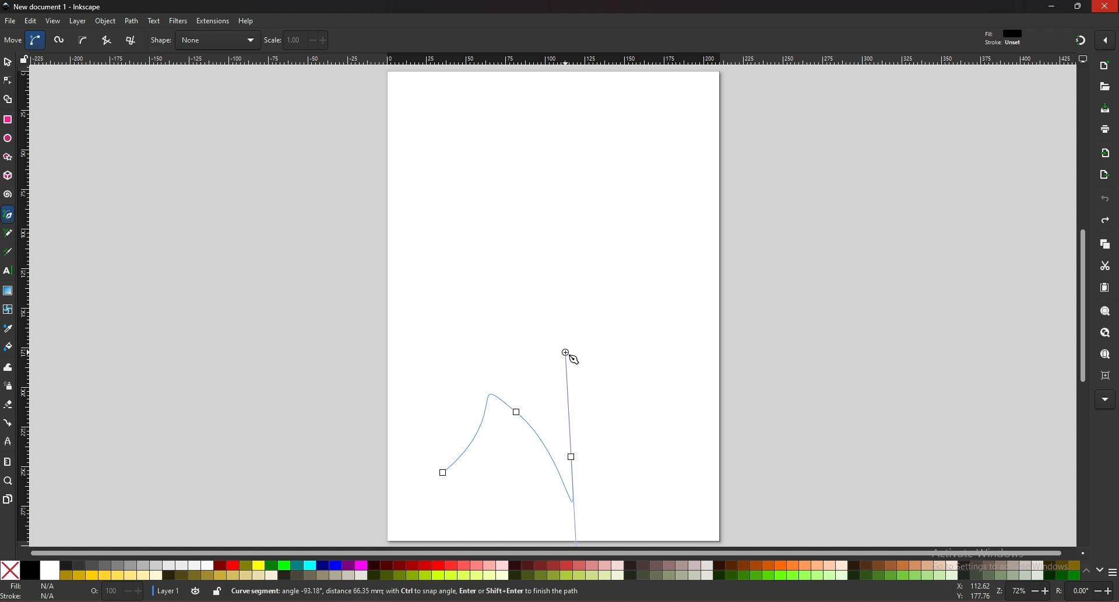  What do you see at coordinates (8, 291) in the screenshot?
I see `gradient` at bounding box center [8, 291].